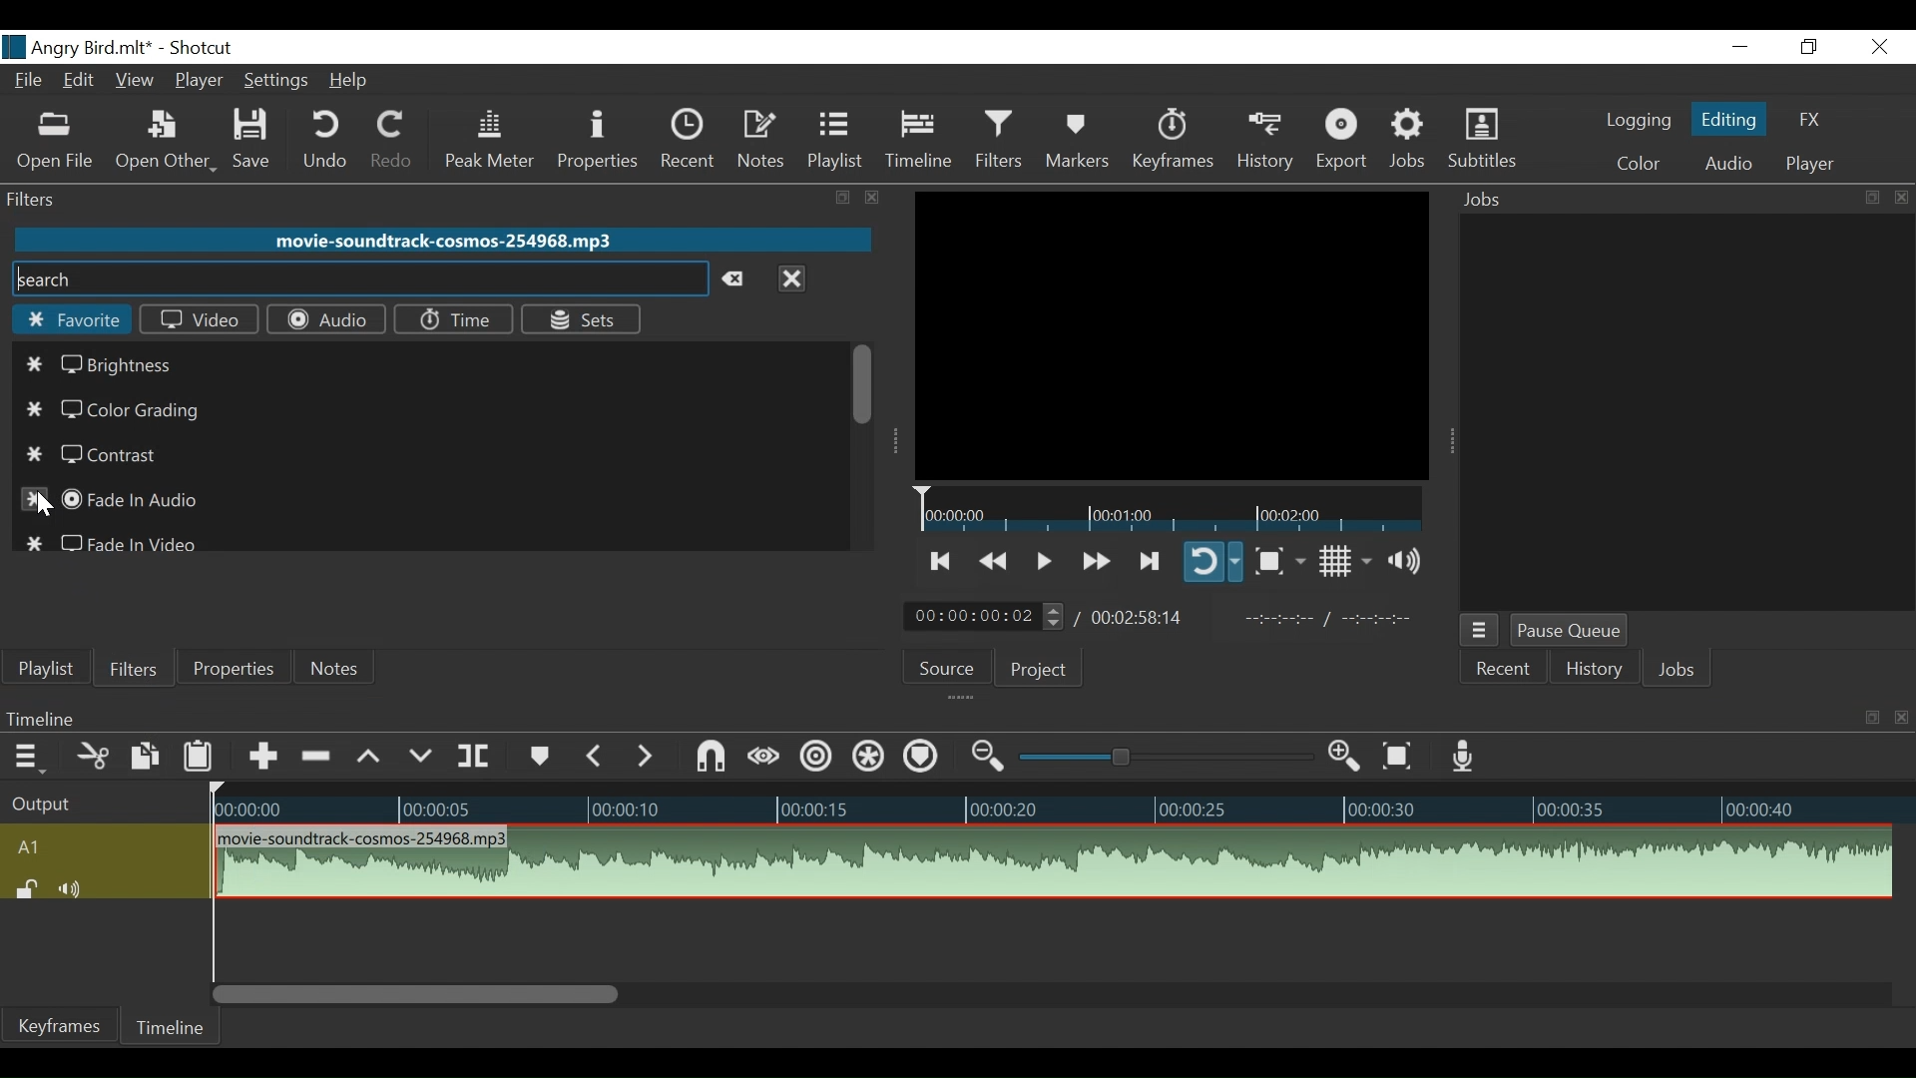 The width and height of the screenshot is (1916, 1078). I want to click on Cursor, so click(45, 508).